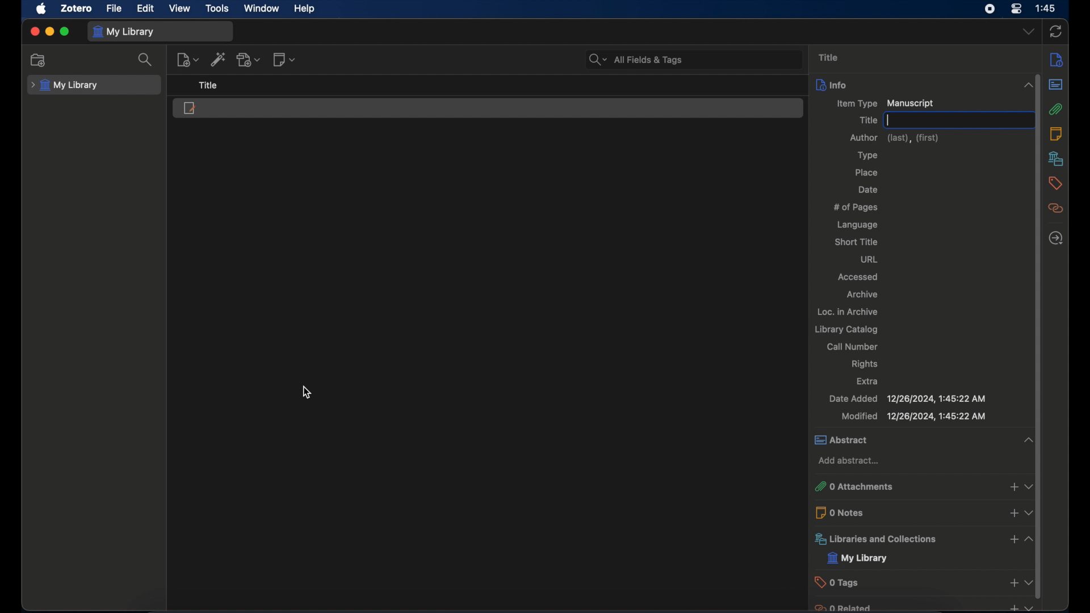  Describe the element at coordinates (217, 9) in the screenshot. I see `tools` at that location.